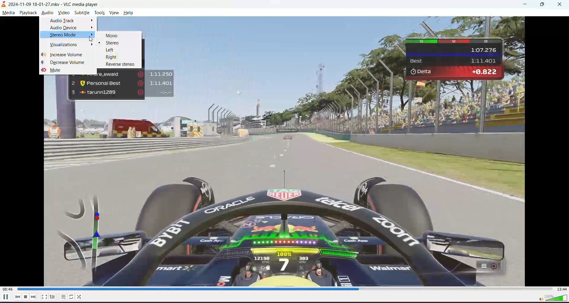 This screenshot has width=569, height=303. Describe the element at coordinates (562, 289) in the screenshot. I see `total track time` at that location.